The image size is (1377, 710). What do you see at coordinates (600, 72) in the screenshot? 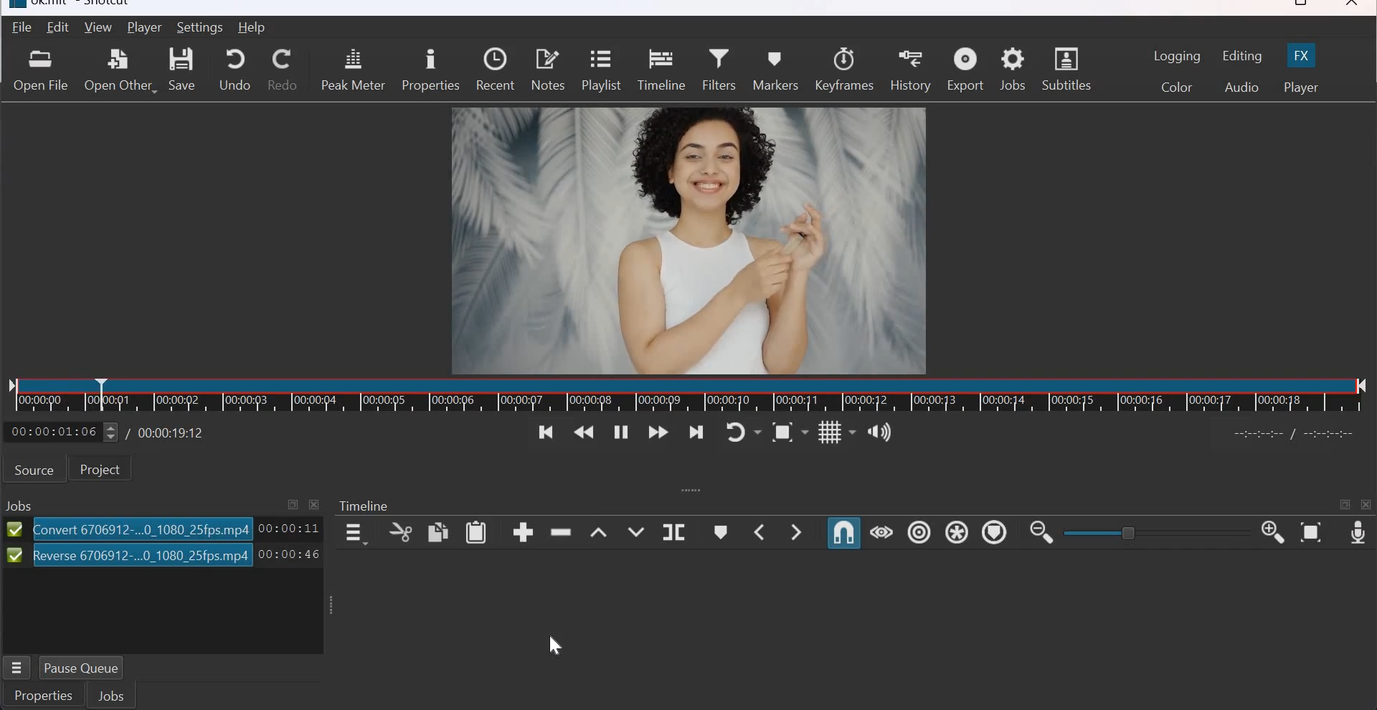
I see `Playlist` at bounding box center [600, 72].